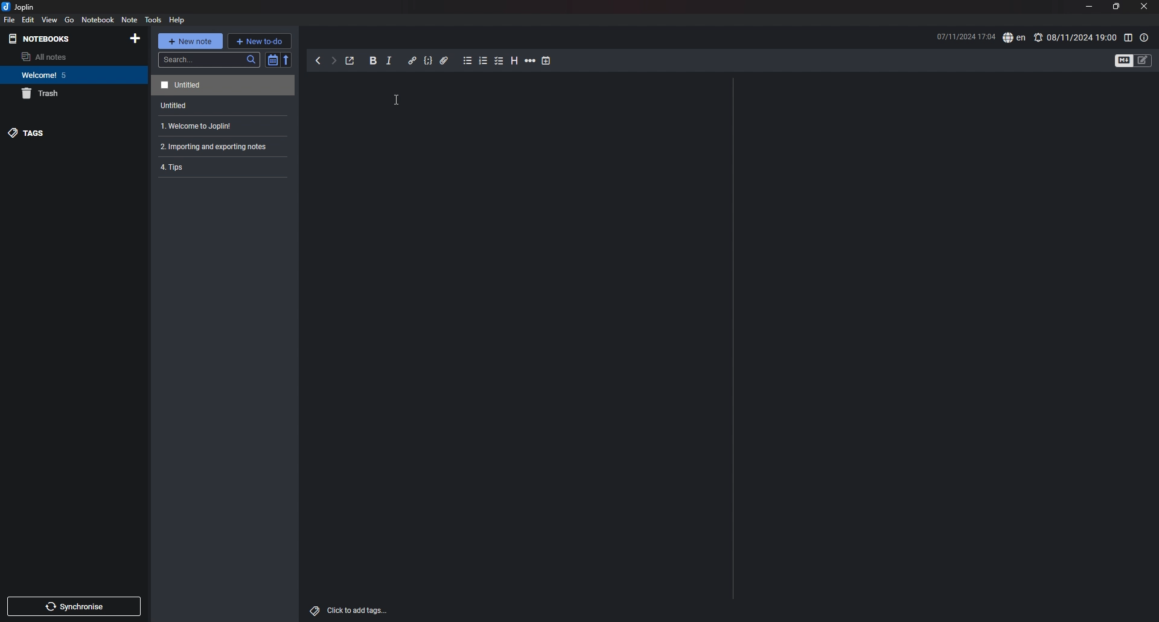 The image size is (1159, 622). I want to click on heading, so click(514, 61).